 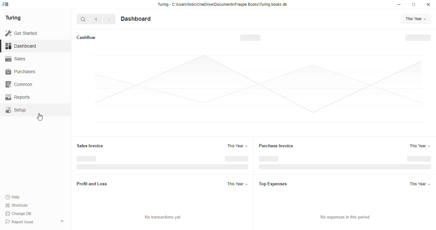 I want to click on change DB, so click(x=18, y=214).